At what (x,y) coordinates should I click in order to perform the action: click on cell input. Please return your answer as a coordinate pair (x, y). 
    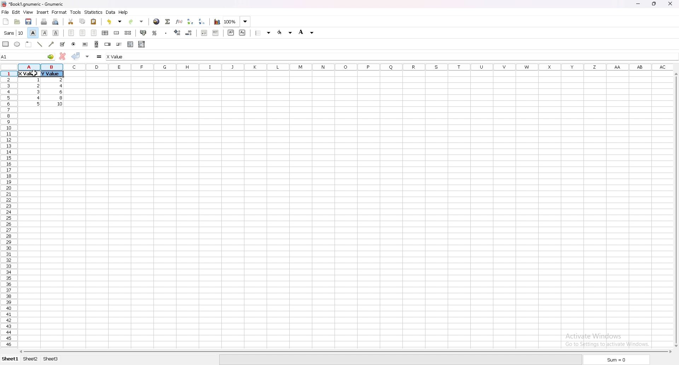
    Looking at the image, I should click on (122, 57).